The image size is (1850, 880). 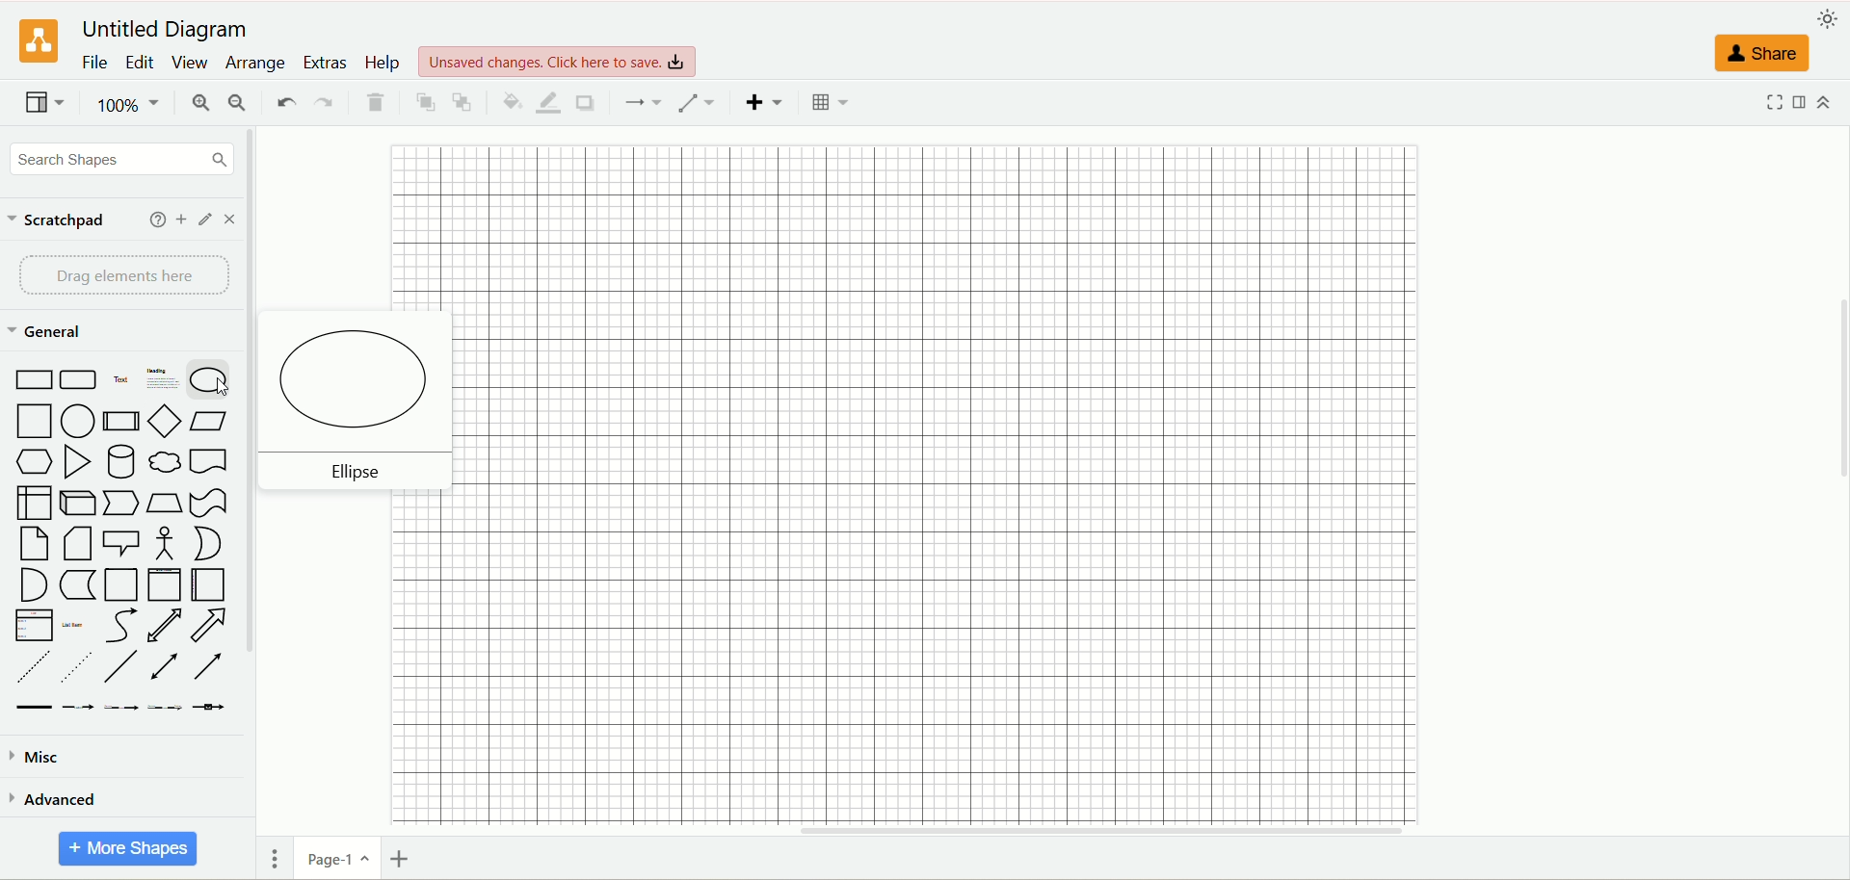 What do you see at coordinates (76, 584) in the screenshot?
I see `data storage` at bounding box center [76, 584].